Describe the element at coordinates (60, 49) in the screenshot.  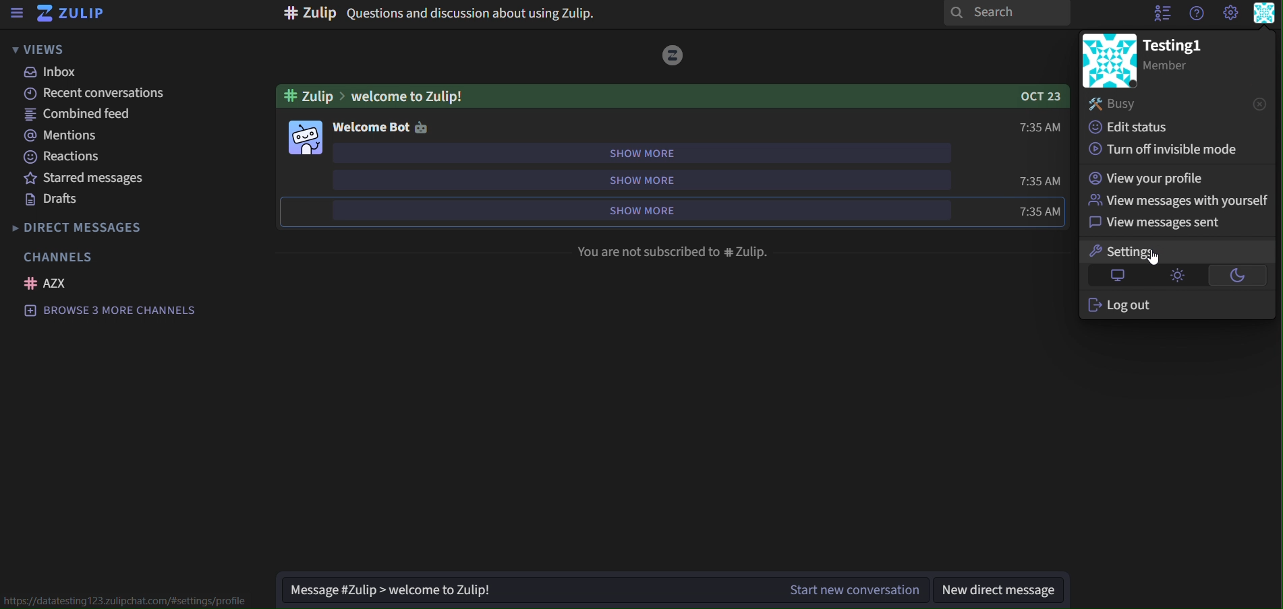
I see `views` at that location.